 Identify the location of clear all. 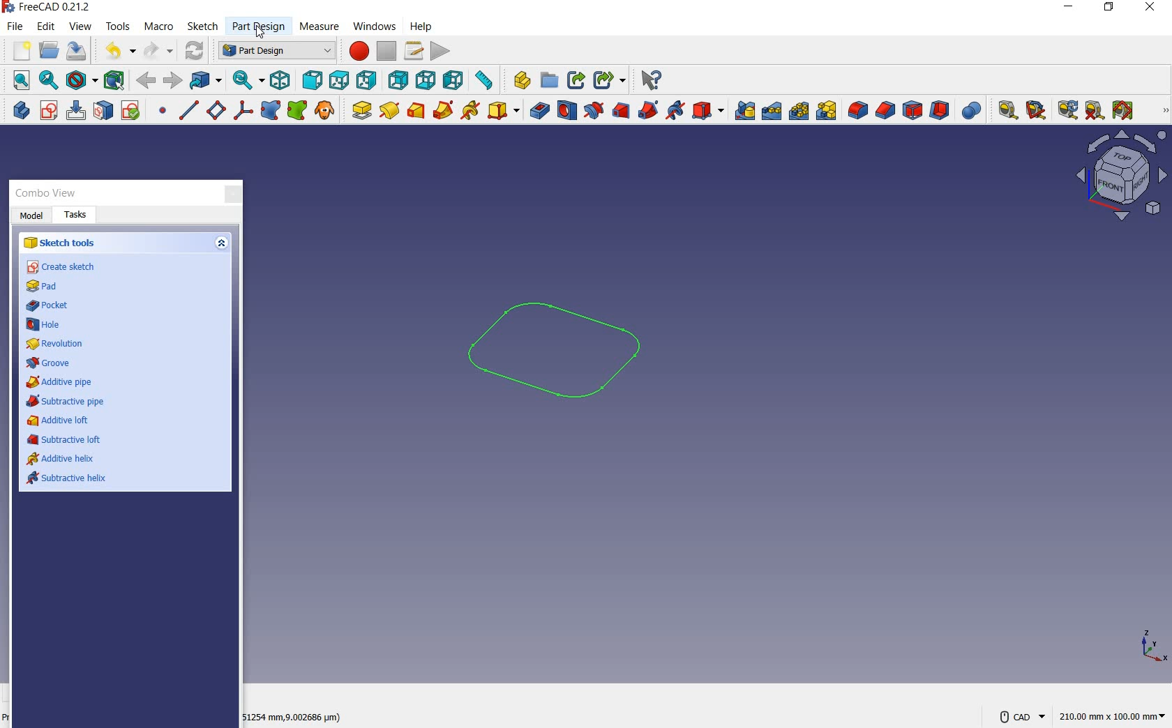
(1095, 112).